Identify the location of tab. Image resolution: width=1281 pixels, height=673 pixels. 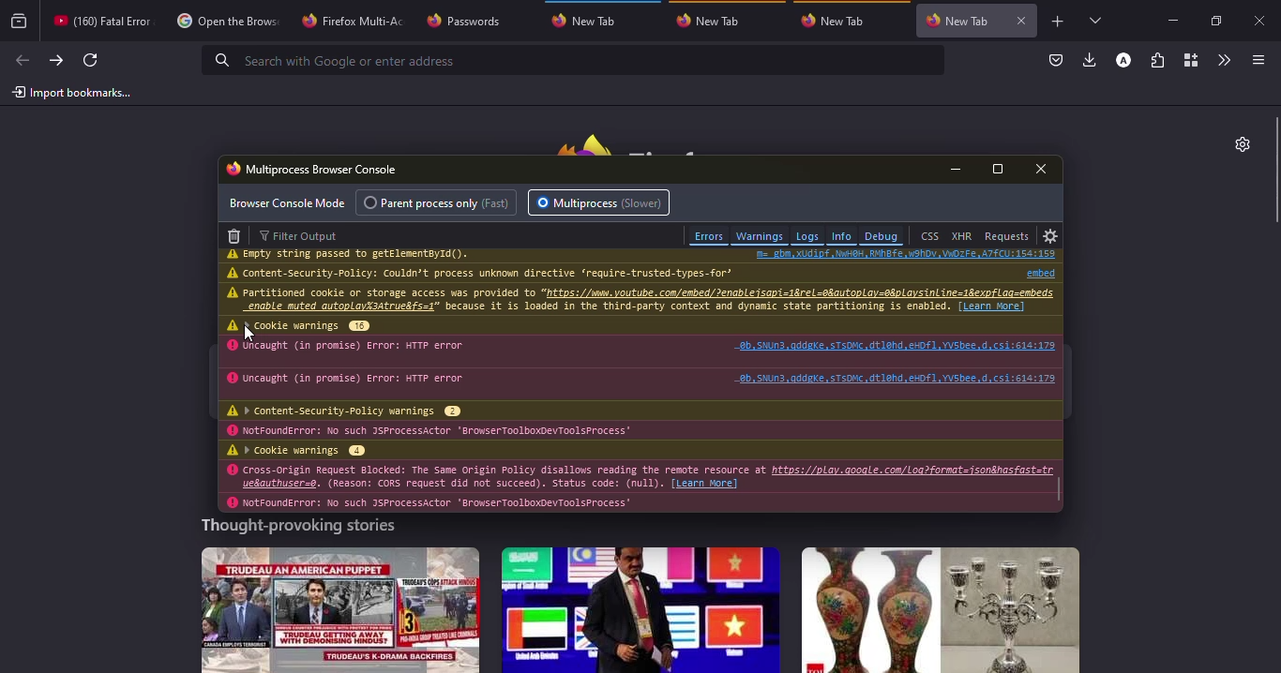
(352, 20).